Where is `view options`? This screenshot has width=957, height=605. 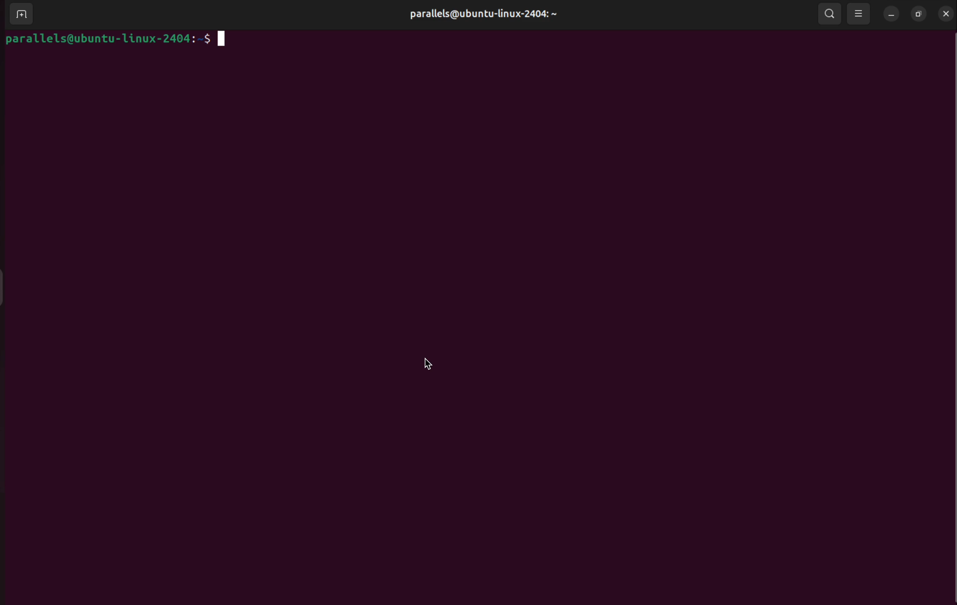
view options is located at coordinates (859, 14).